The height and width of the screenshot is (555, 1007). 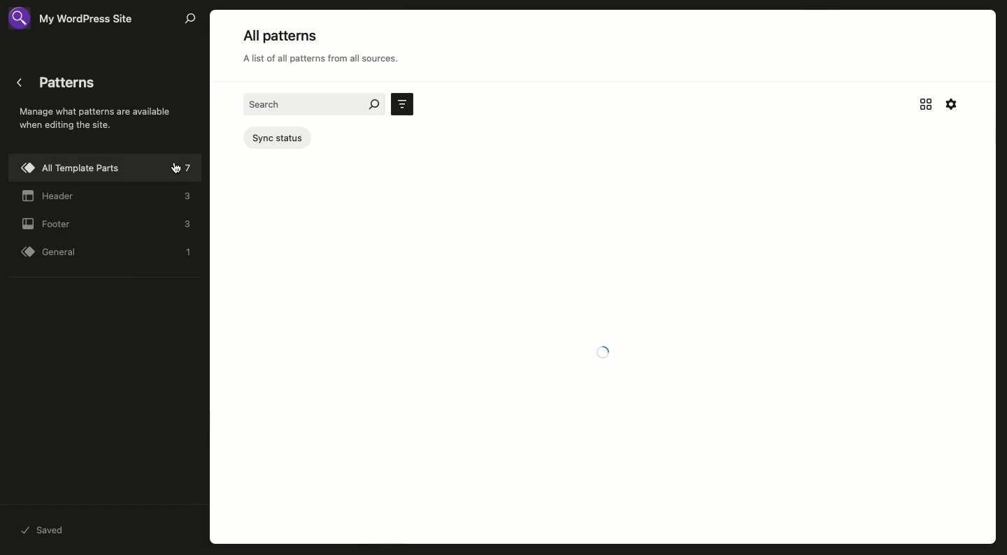 What do you see at coordinates (73, 85) in the screenshot?
I see `Patterns` at bounding box center [73, 85].